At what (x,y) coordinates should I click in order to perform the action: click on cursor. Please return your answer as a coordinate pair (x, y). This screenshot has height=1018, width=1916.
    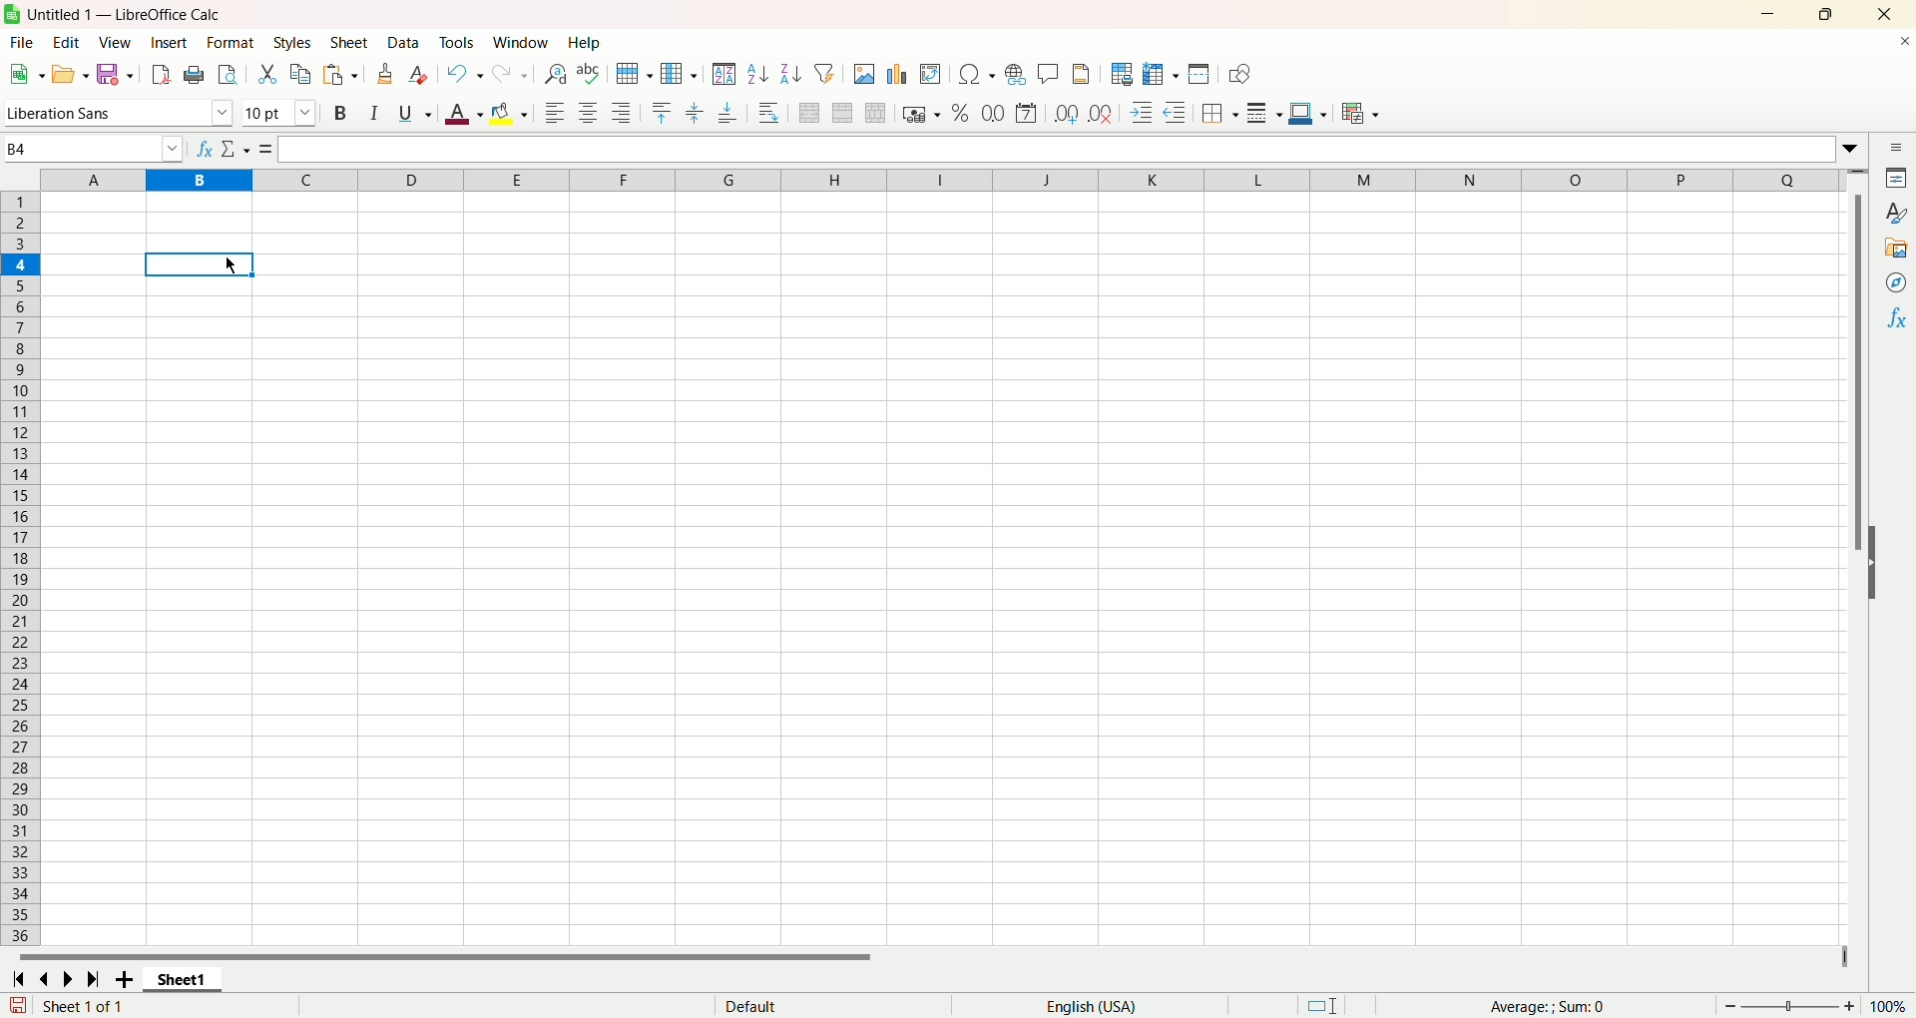
    Looking at the image, I should click on (233, 265).